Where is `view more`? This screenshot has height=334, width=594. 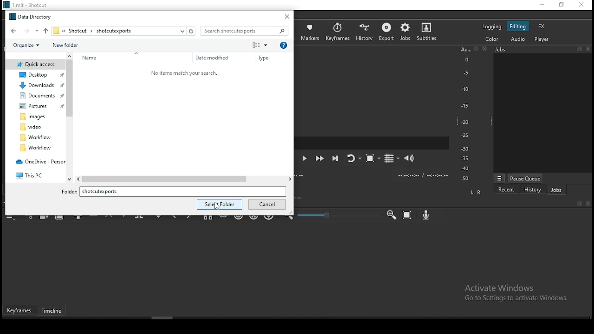 view more is located at coordinates (499, 178).